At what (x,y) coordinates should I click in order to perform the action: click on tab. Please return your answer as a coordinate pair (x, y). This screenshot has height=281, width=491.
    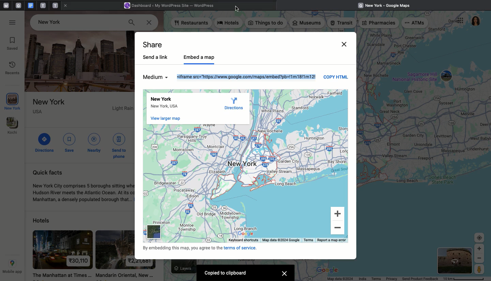
    Looking at the image, I should click on (19, 5).